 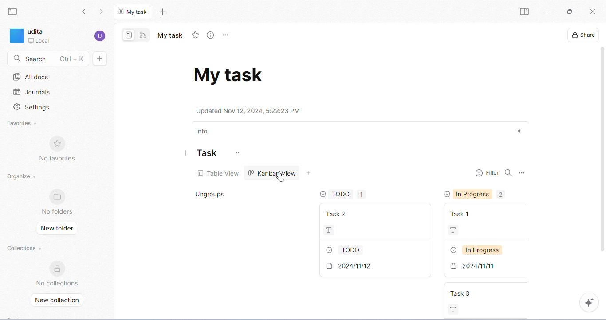 What do you see at coordinates (212, 195) in the screenshot?
I see `ungroups` at bounding box center [212, 195].